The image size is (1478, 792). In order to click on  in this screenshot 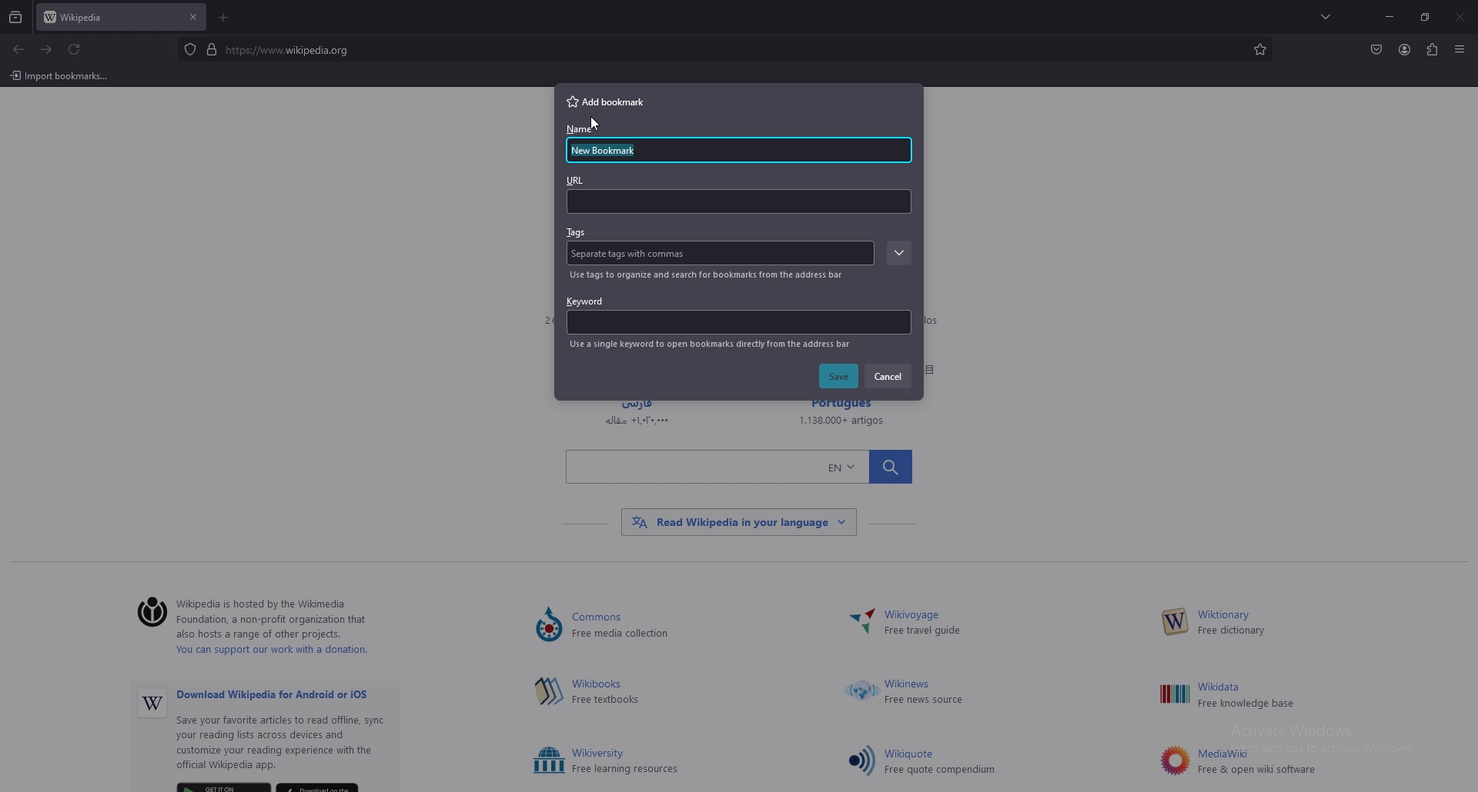, I will do `click(861, 760)`.